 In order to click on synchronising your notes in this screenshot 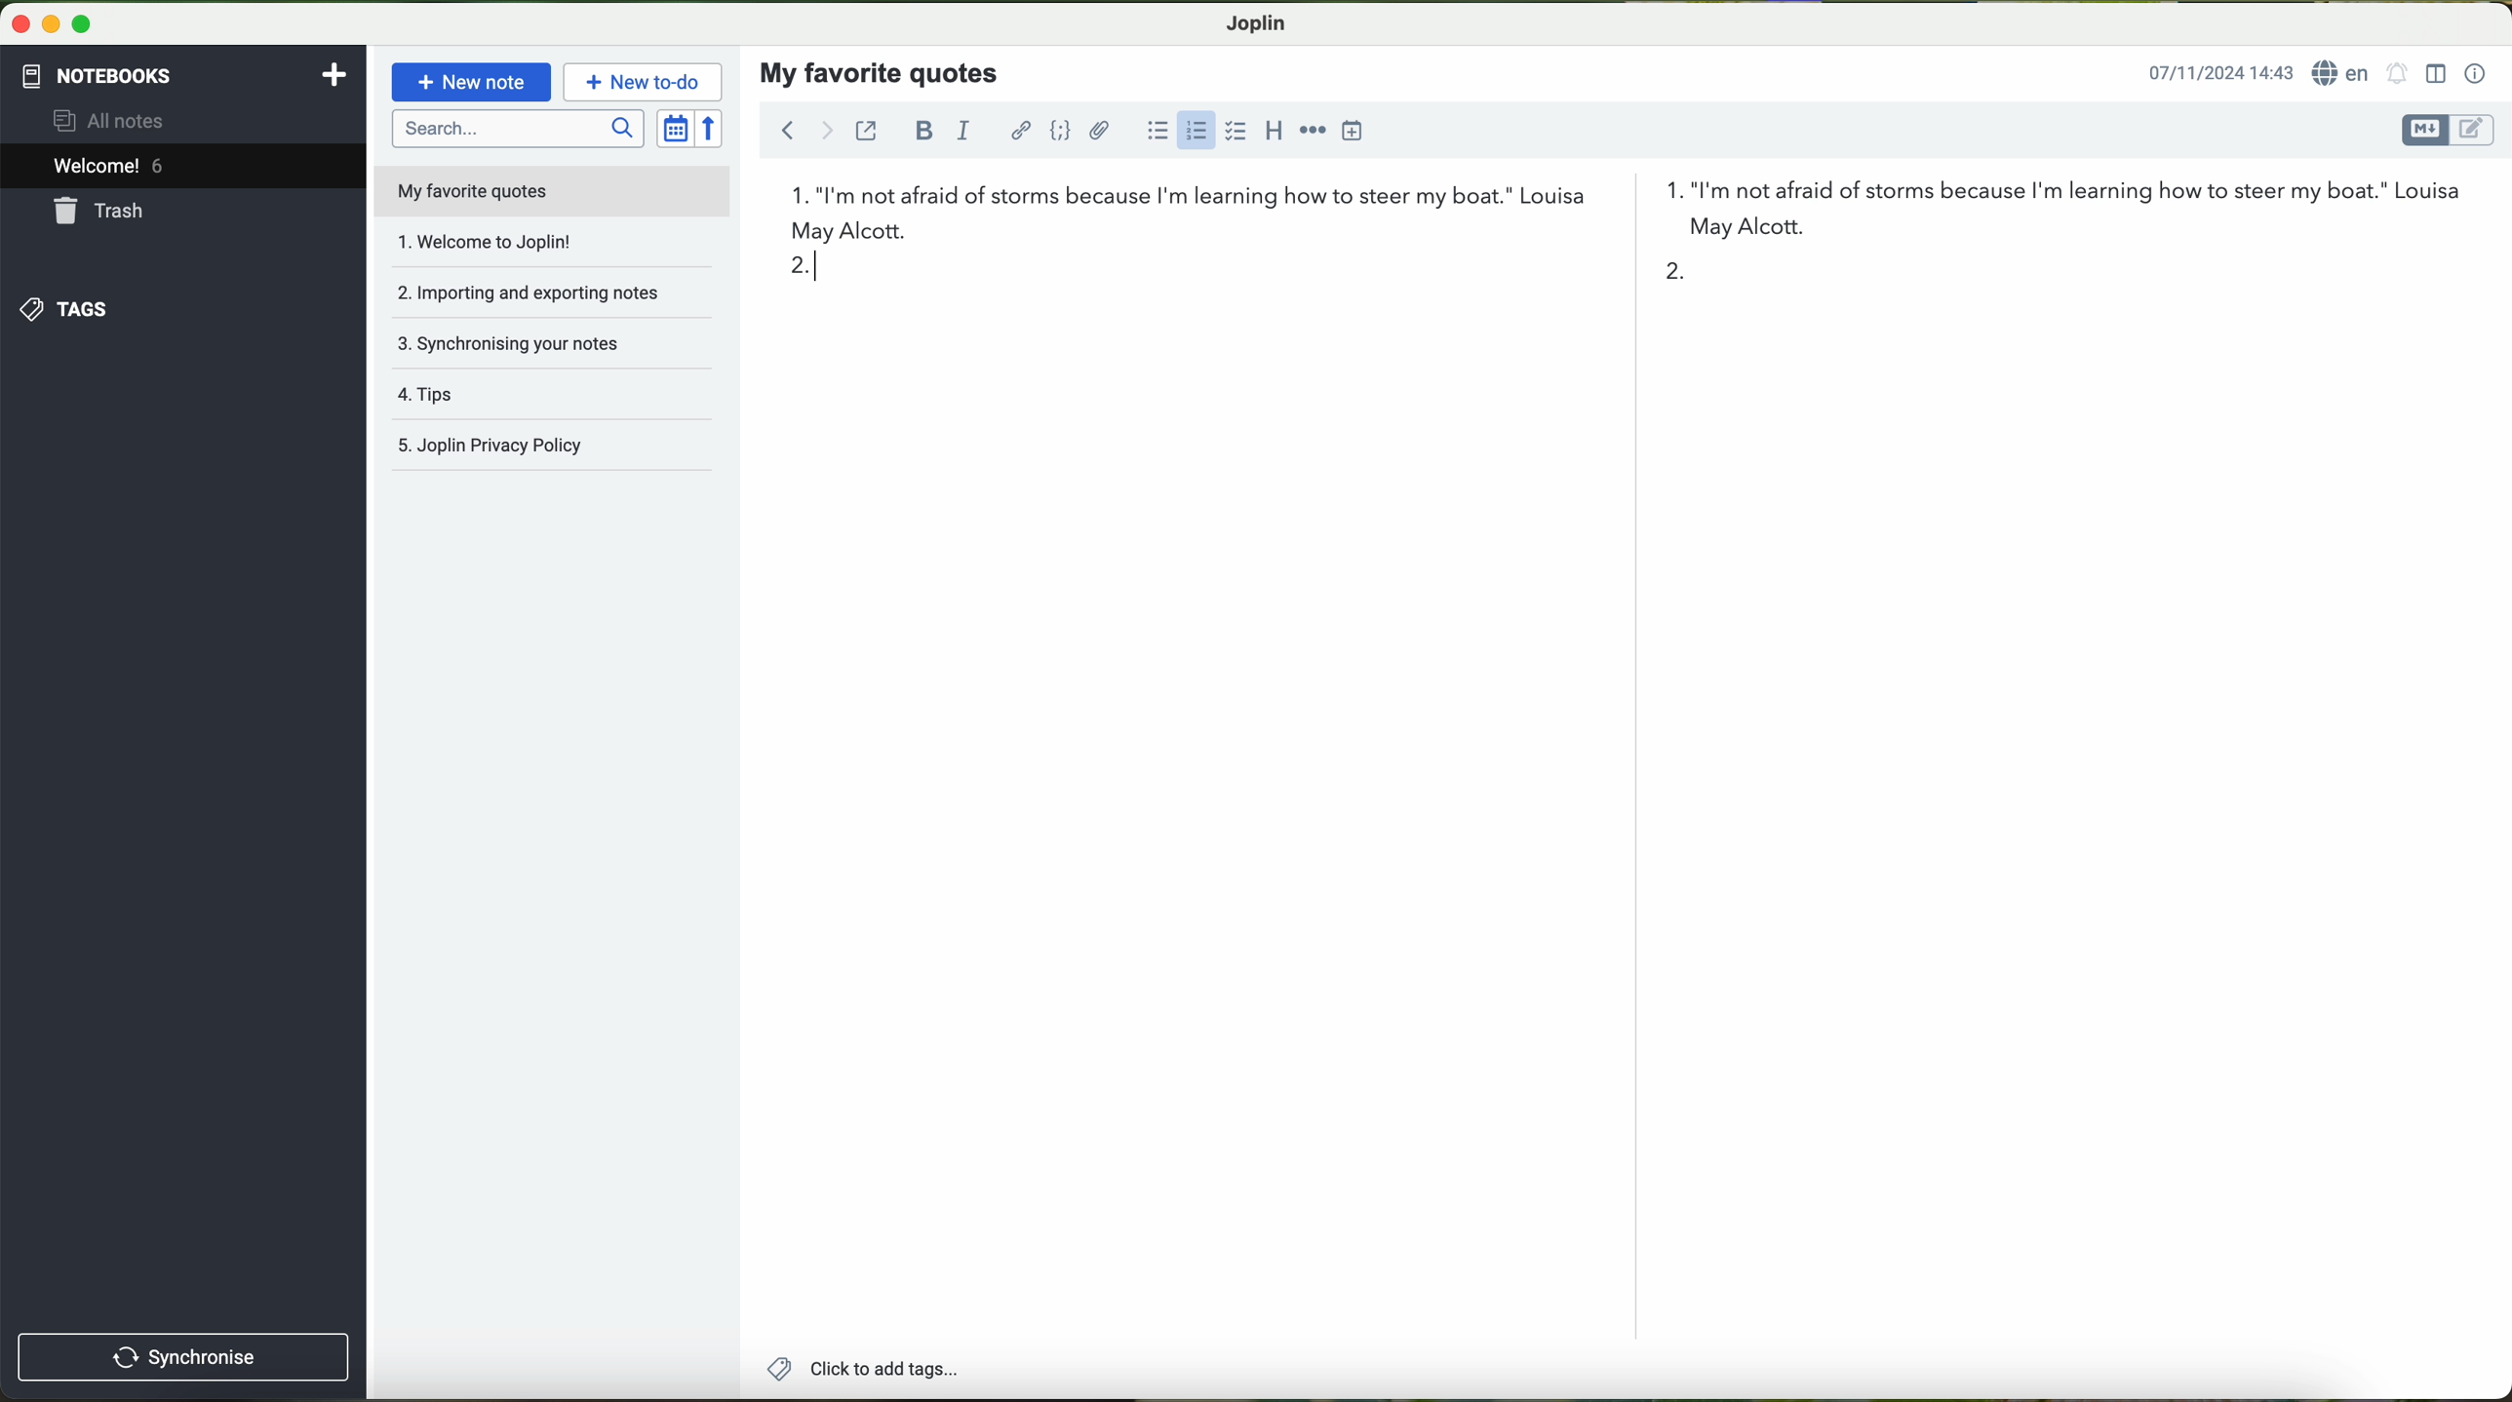, I will do `click(549, 342)`.